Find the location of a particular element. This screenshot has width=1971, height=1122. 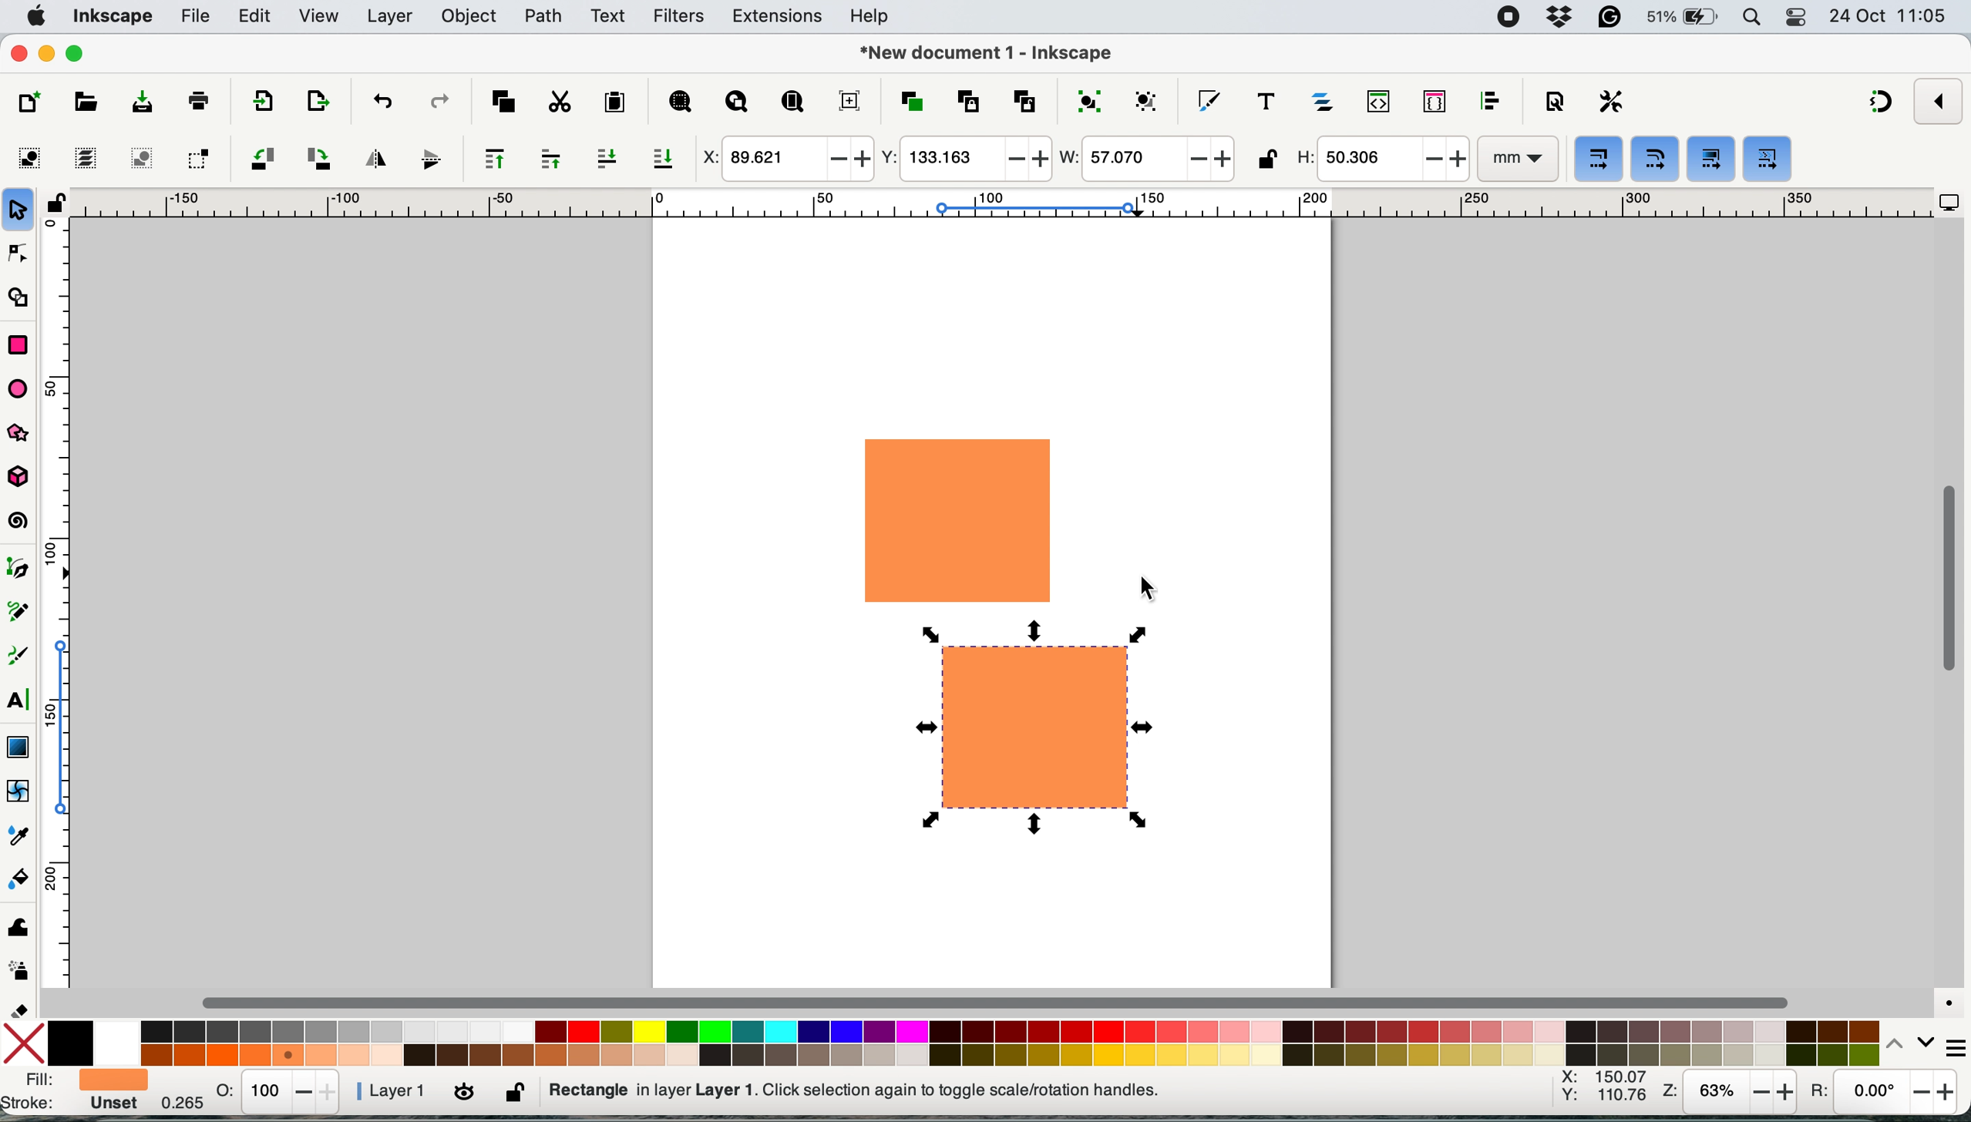

unlink clone is located at coordinates (1024, 99).